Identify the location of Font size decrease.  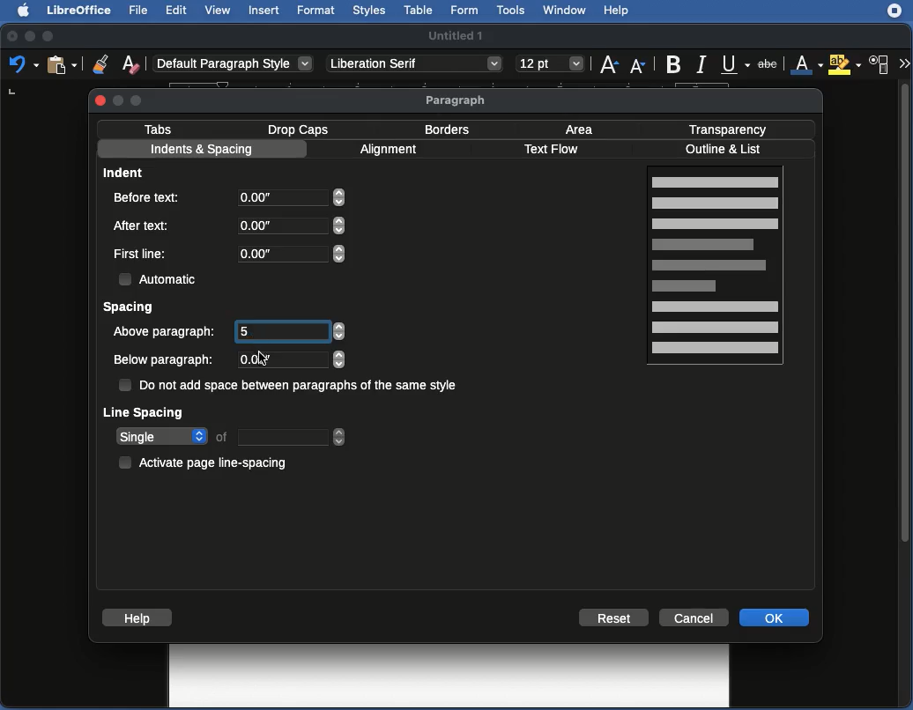
(640, 66).